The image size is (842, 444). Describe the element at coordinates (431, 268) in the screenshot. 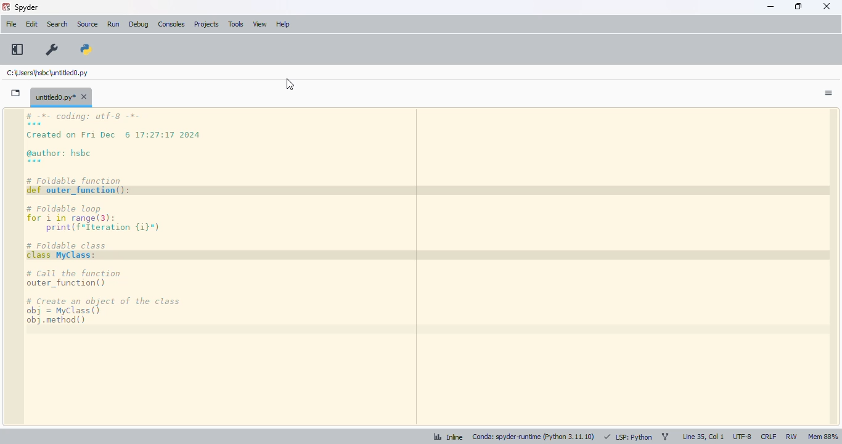

I see `editor` at that location.